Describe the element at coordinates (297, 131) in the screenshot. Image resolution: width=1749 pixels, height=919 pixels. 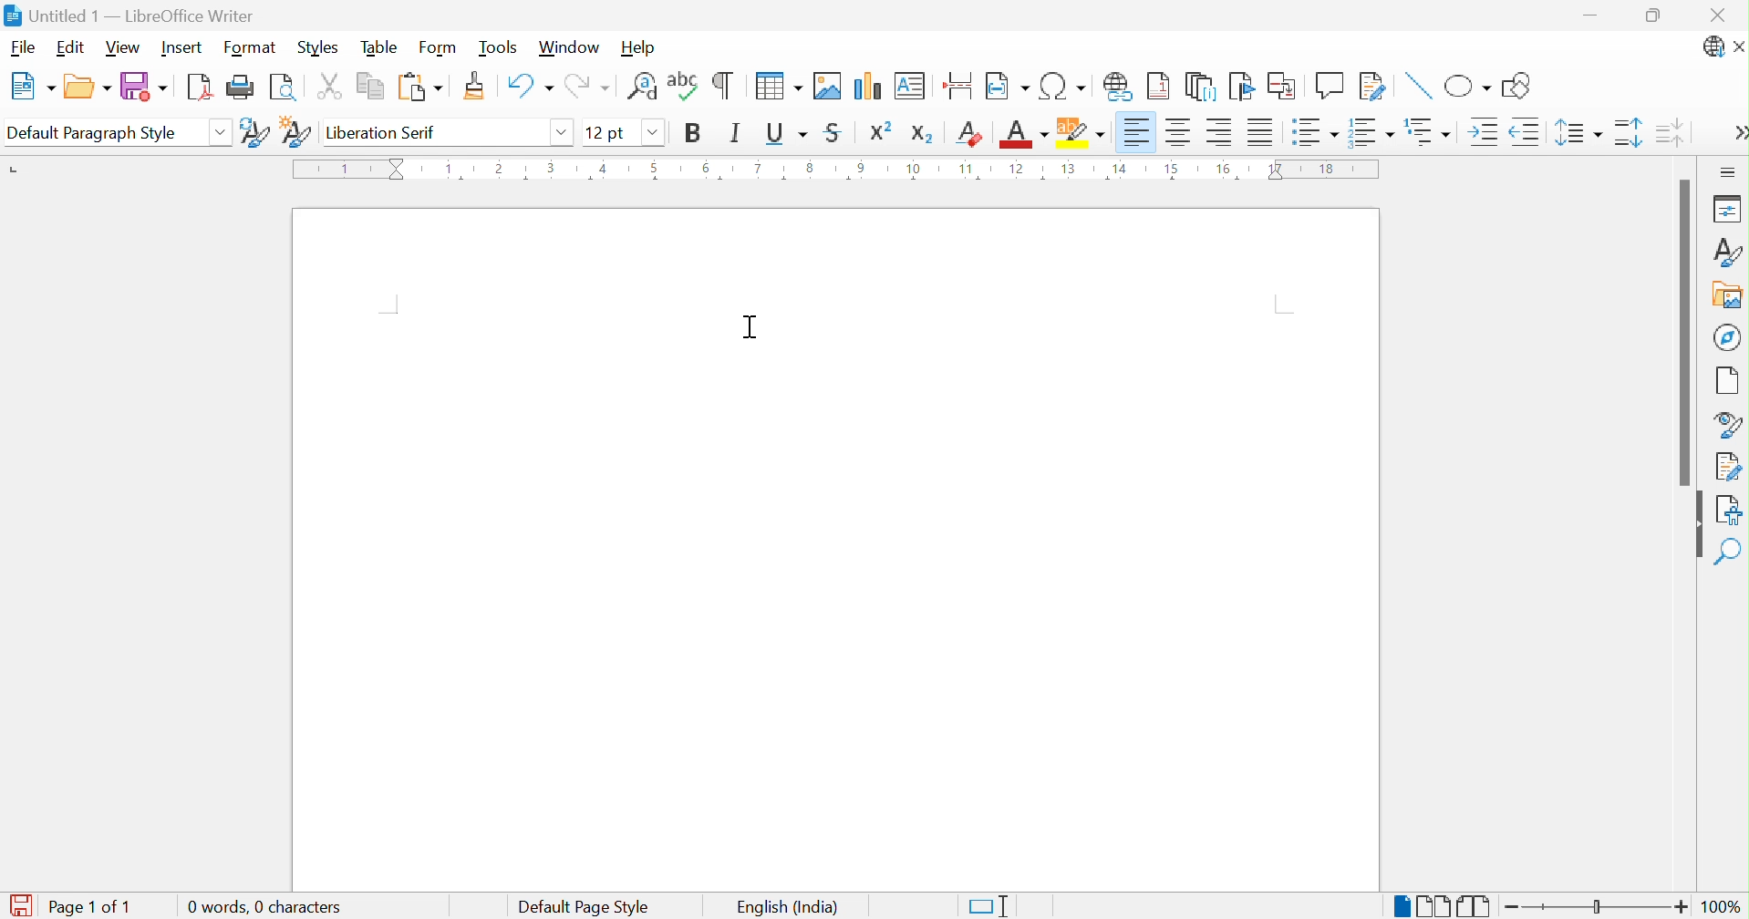
I see `New style from selection` at that location.